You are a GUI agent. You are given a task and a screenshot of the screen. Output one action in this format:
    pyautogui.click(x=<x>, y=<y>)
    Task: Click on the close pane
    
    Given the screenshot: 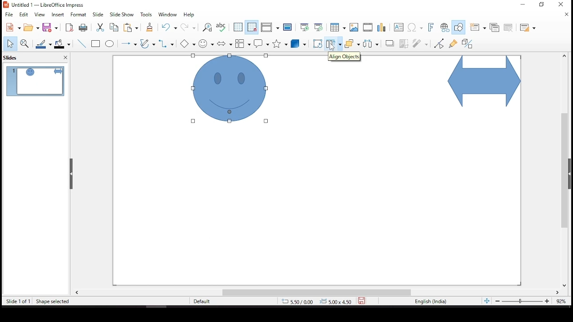 What is the action you would take?
    pyautogui.click(x=64, y=59)
    